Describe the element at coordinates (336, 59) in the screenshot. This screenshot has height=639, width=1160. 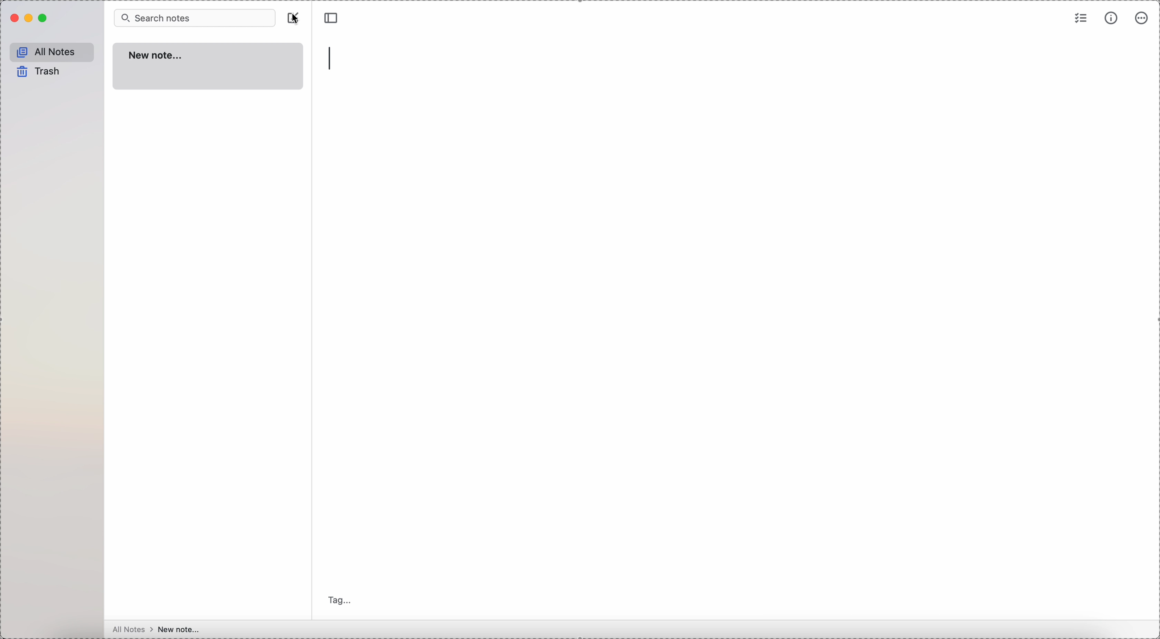
I see `typing title` at that location.